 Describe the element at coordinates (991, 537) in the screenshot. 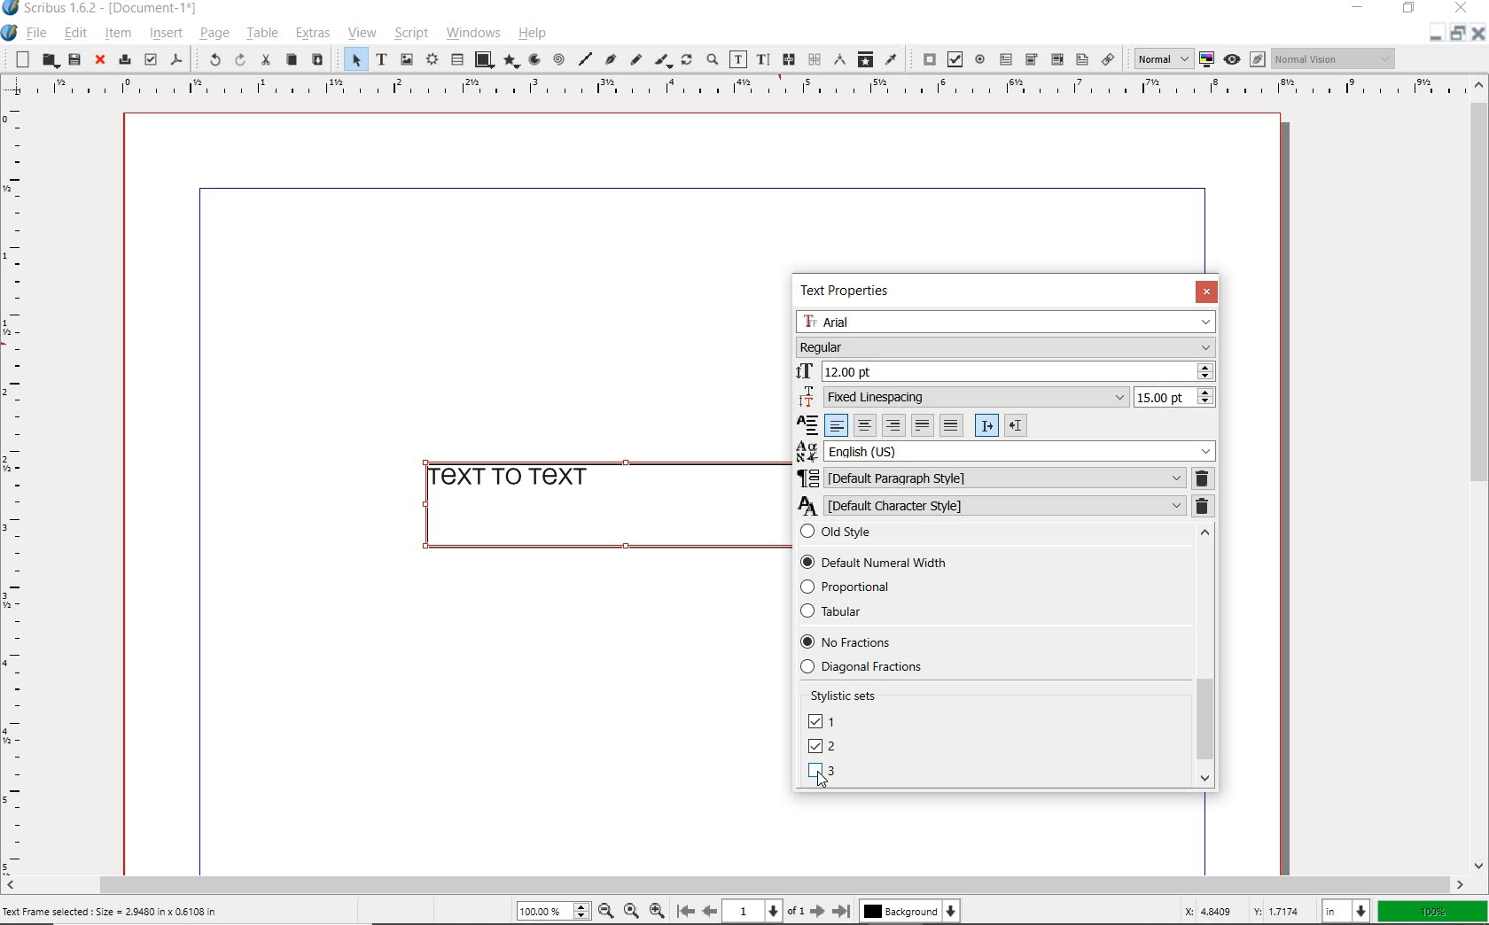

I see `Old style` at that location.